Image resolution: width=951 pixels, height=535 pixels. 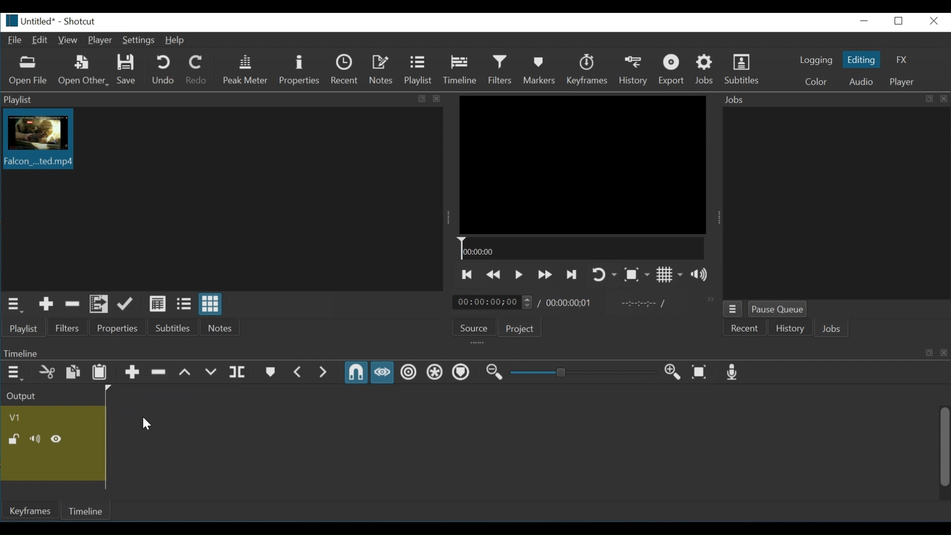 I want to click on Cut, so click(x=47, y=372).